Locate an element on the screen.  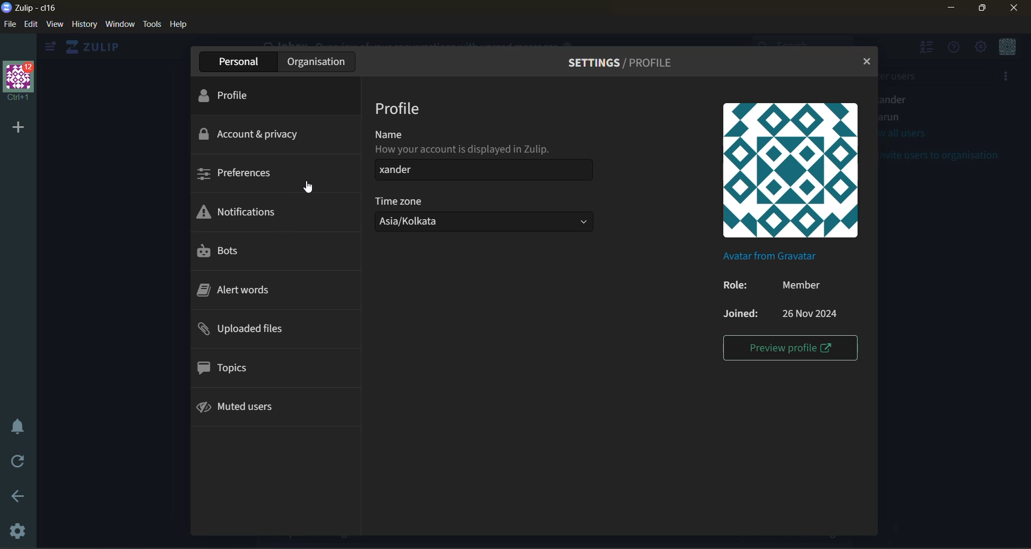
personal is located at coordinates (240, 61).